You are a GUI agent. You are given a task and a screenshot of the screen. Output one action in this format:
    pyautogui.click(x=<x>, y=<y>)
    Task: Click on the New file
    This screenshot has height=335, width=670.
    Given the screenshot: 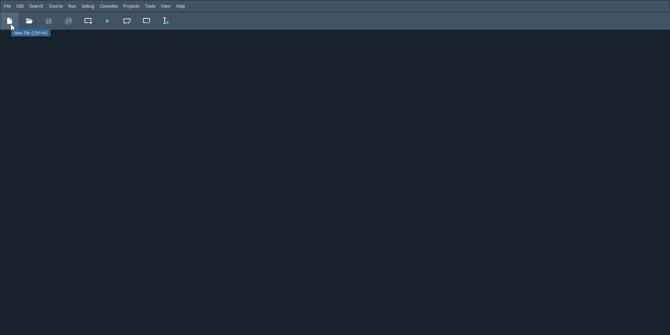 What is the action you would take?
    pyautogui.click(x=9, y=21)
    